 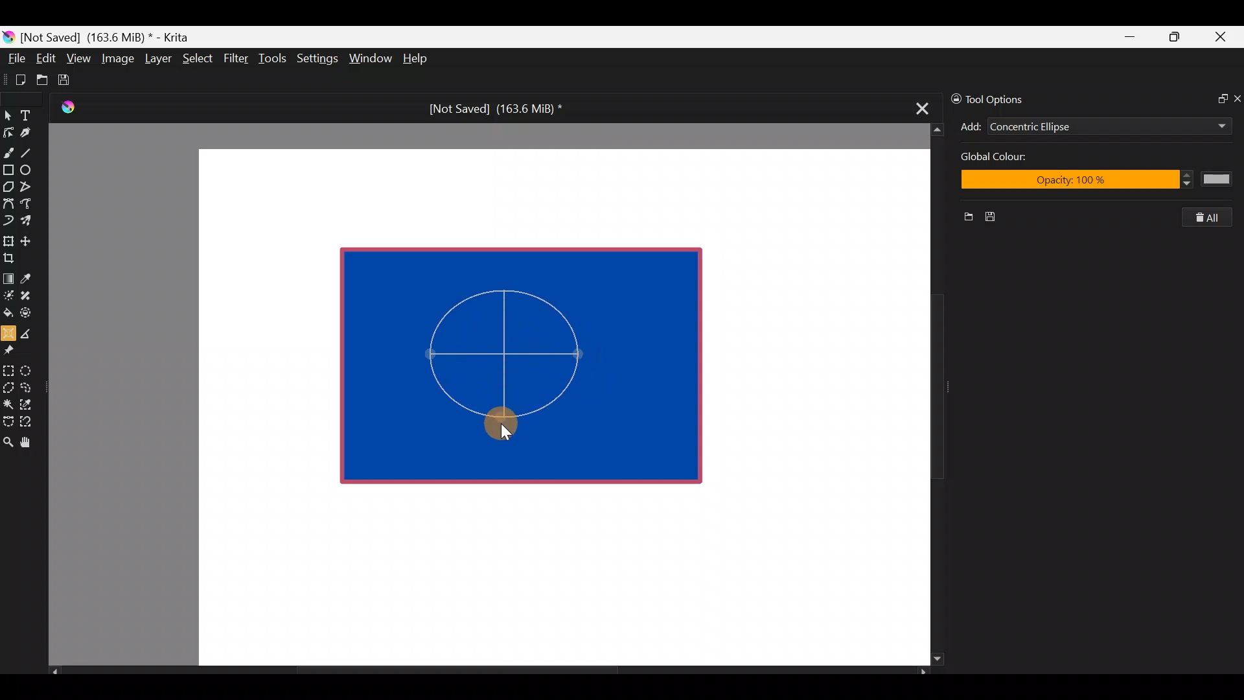 What do you see at coordinates (65, 107) in the screenshot?
I see `Krita Logo` at bounding box center [65, 107].